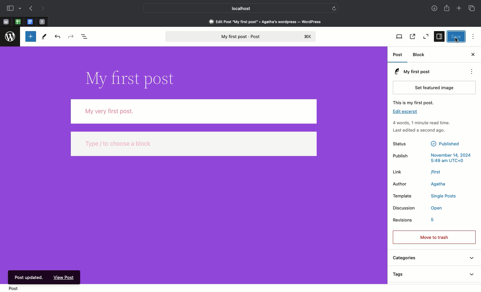 The width and height of the screenshot is (481, 292). What do you see at coordinates (427, 196) in the screenshot?
I see `template` at bounding box center [427, 196].